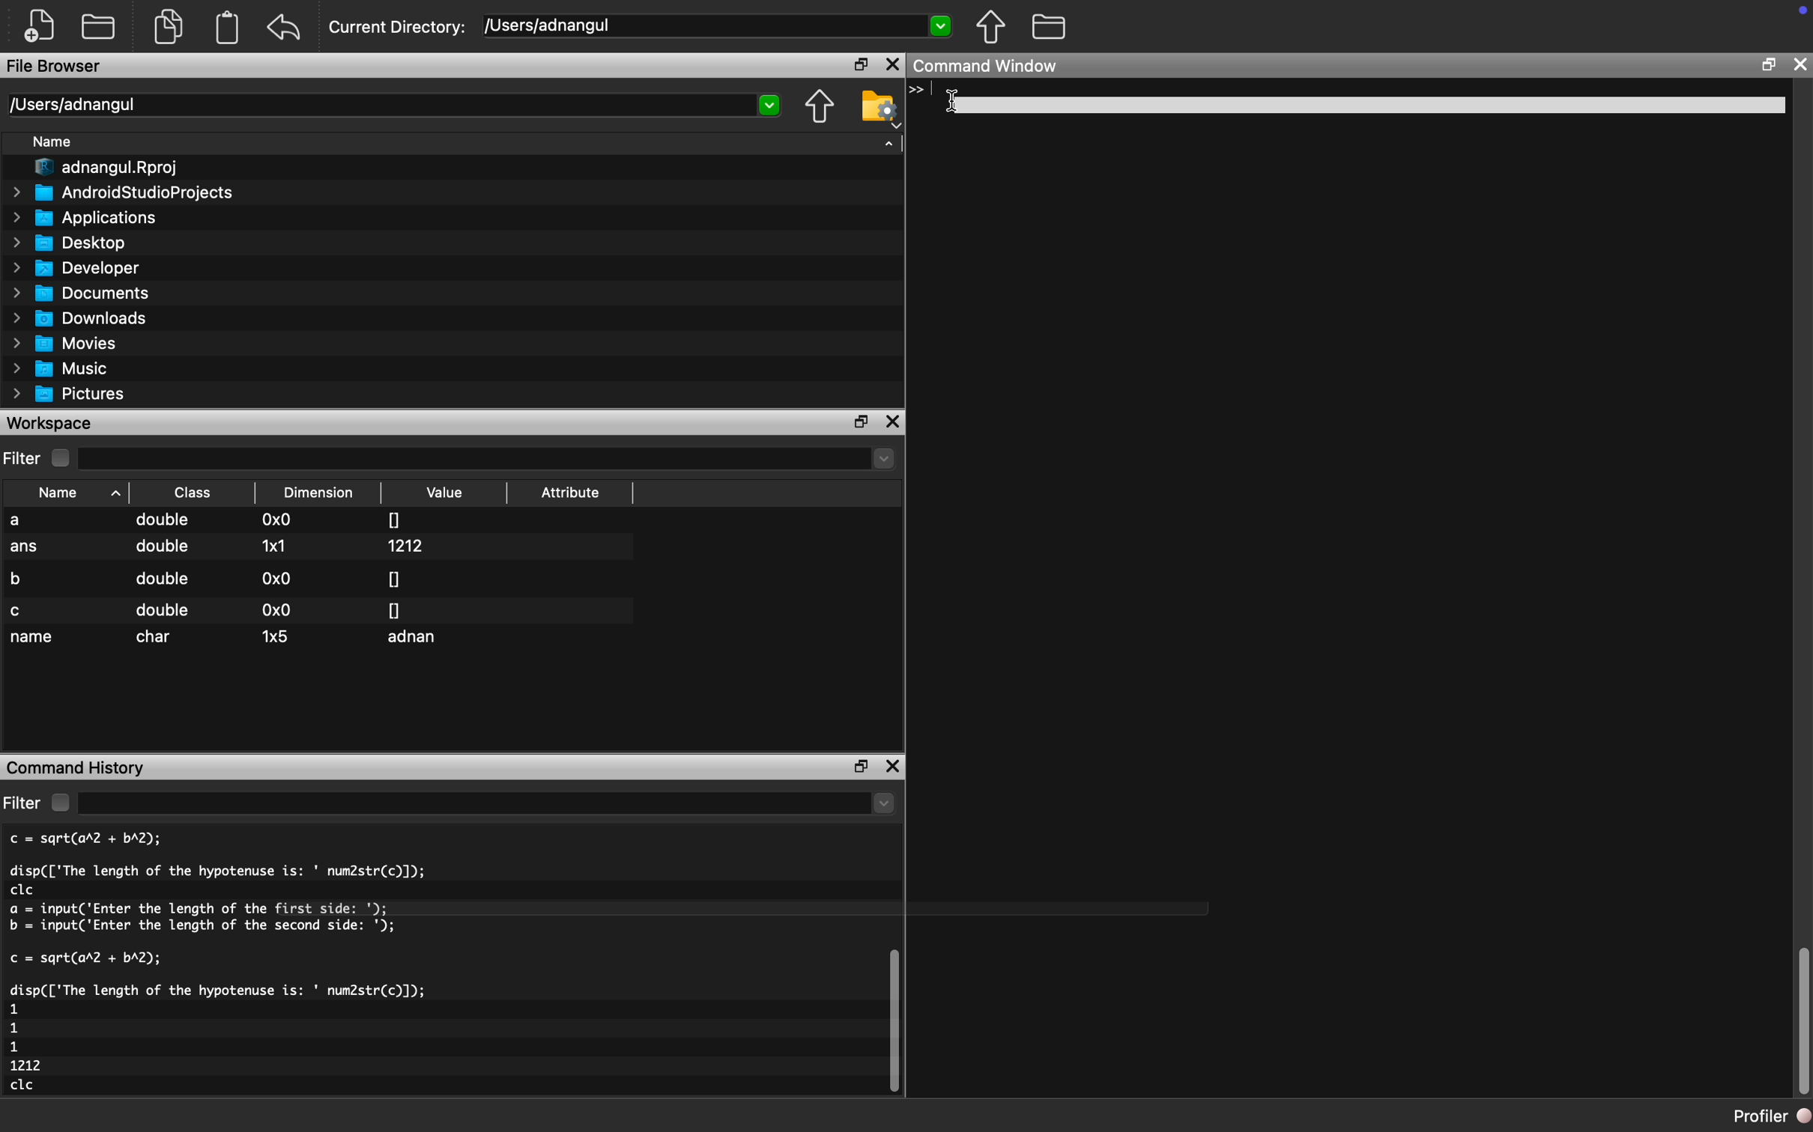 The image size is (1813, 1132). What do you see at coordinates (59, 803) in the screenshot?
I see `checkbox` at bounding box center [59, 803].